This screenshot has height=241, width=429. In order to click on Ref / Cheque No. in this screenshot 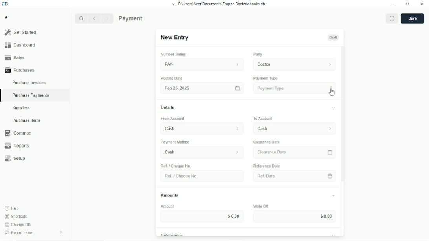, I will do `click(177, 166)`.